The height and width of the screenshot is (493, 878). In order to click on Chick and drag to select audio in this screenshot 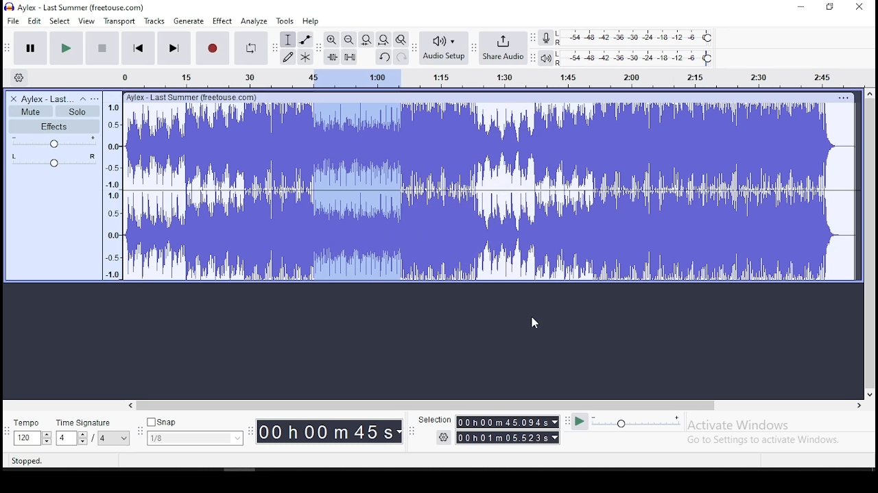, I will do `click(171, 462)`.